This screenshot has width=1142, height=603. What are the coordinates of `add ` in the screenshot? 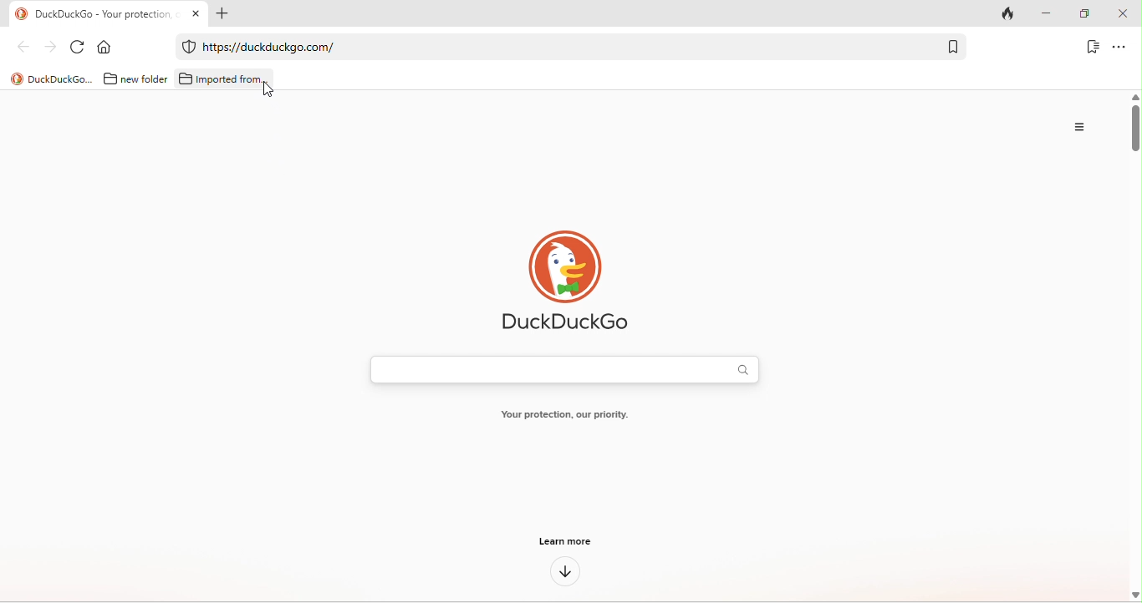 It's located at (227, 14).